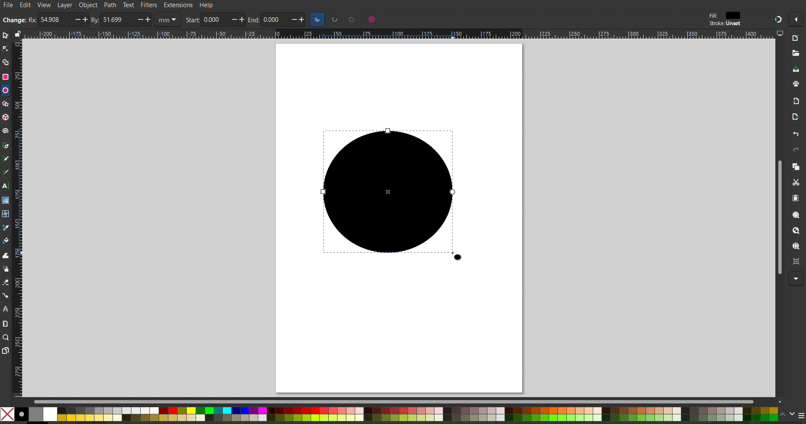 The height and width of the screenshot is (424, 806). I want to click on Pencil Tool, so click(5, 159).